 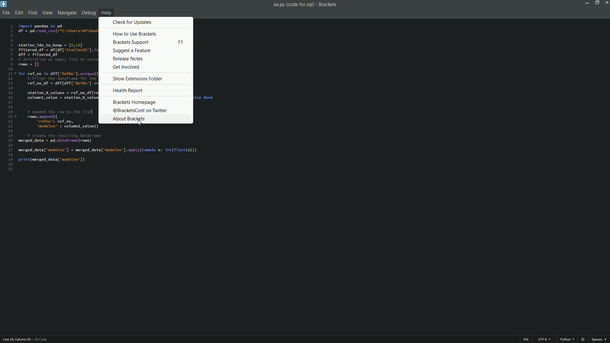 What do you see at coordinates (128, 90) in the screenshot?
I see `health report` at bounding box center [128, 90].